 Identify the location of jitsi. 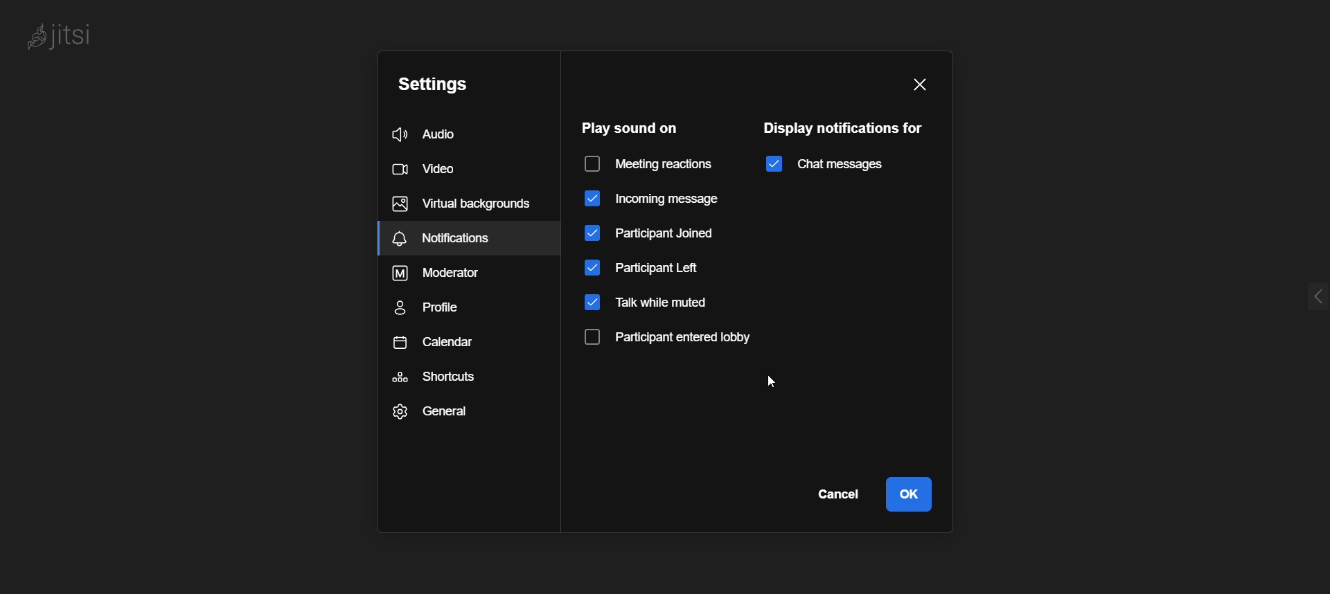
(62, 35).